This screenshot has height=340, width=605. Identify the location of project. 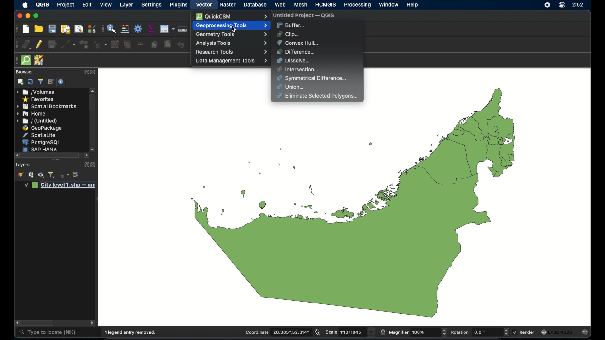
(66, 5).